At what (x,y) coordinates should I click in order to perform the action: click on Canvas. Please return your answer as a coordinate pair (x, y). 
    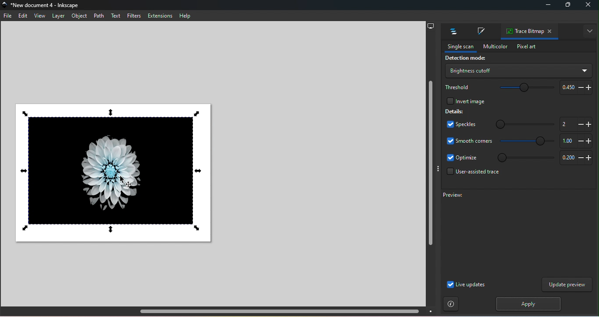
    Looking at the image, I should click on (114, 172).